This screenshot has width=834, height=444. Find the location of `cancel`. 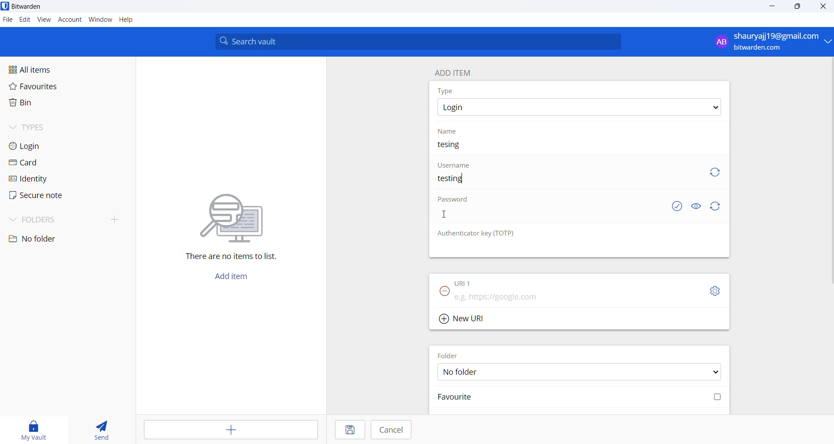

cancel is located at coordinates (391, 430).